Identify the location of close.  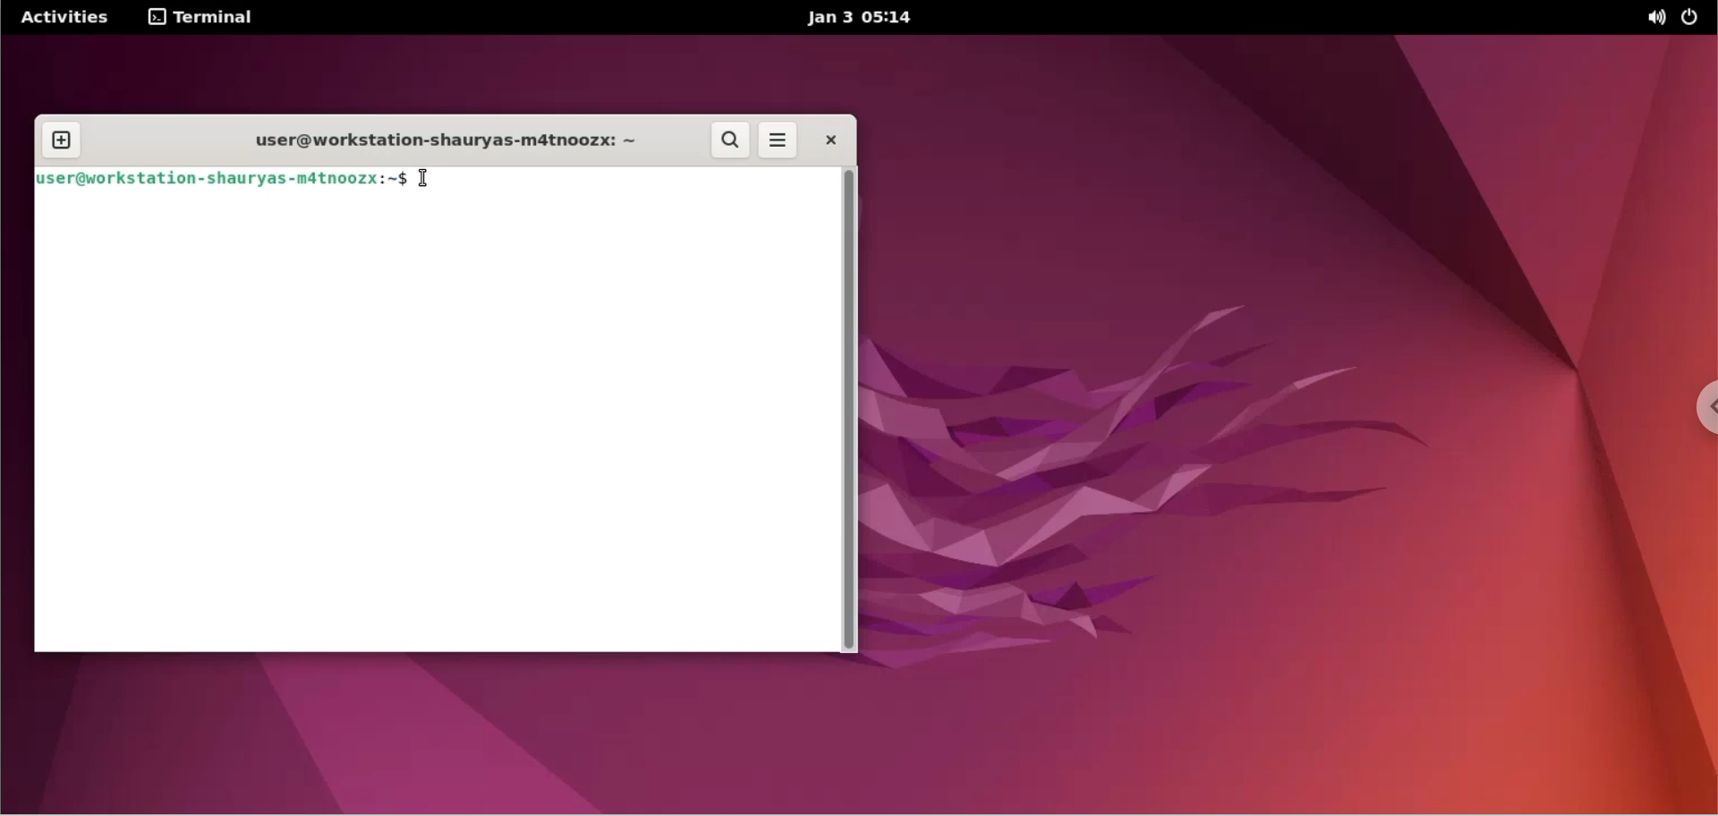
(833, 140).